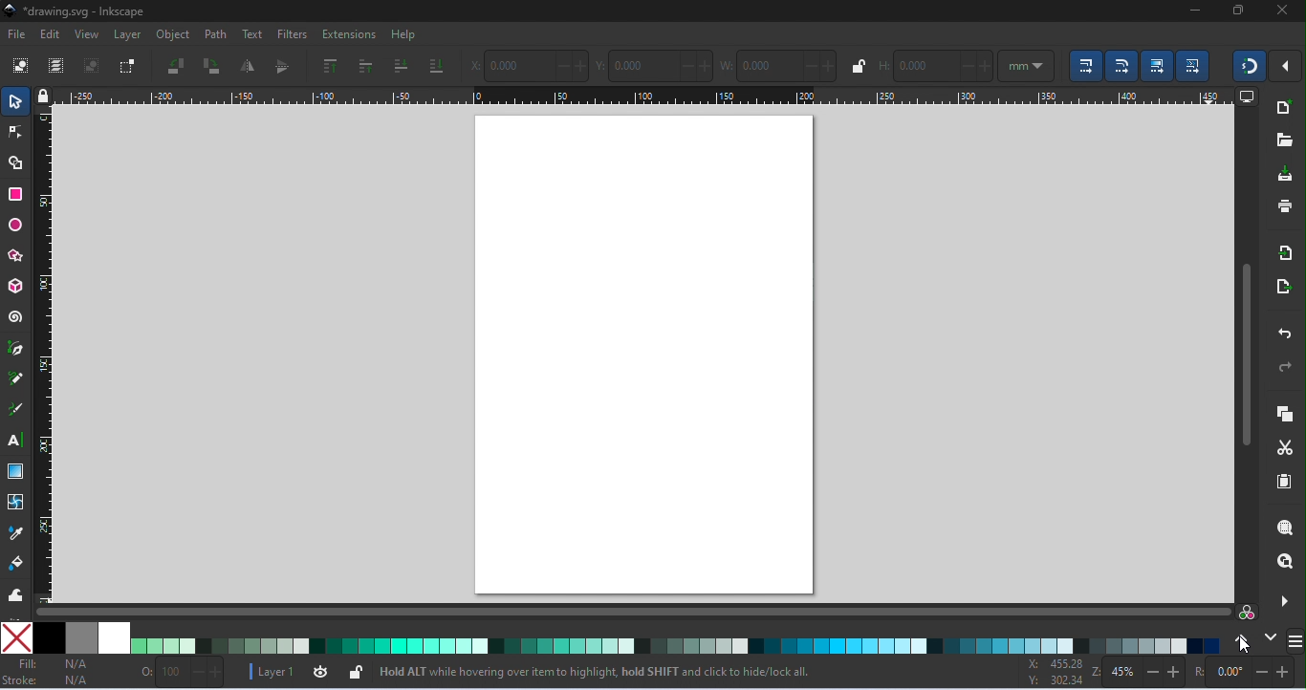 The width and height of the screenshot is (1306, 690). Describe the element at coordinates (1295, 641) in the screenshot. I see `different OS options` at that location.